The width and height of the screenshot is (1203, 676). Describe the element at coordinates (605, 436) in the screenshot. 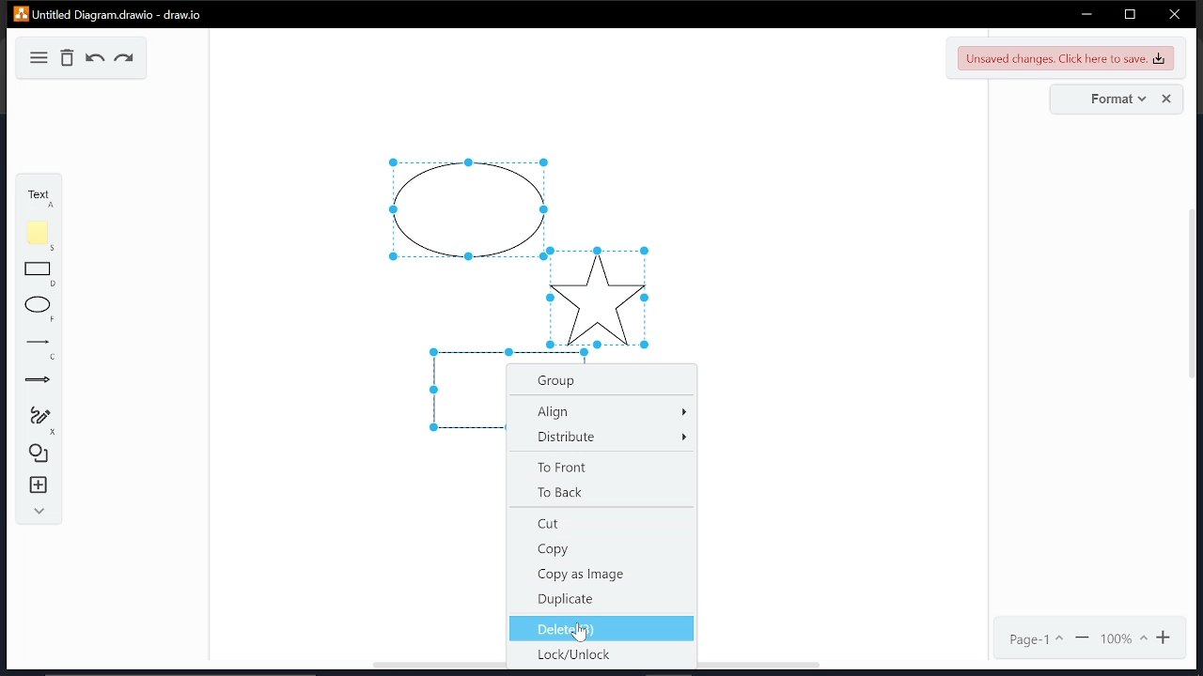

I see `distribute` at that location.